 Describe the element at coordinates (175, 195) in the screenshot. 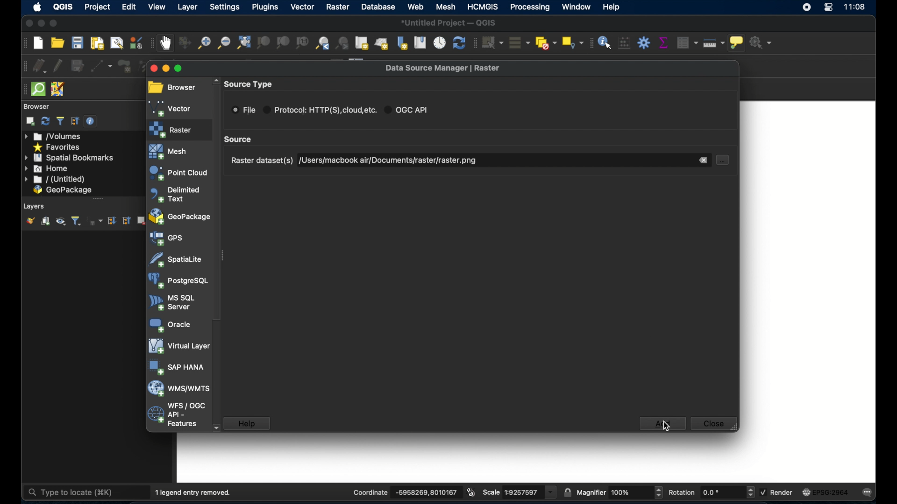

I see `delimited text` at that location.